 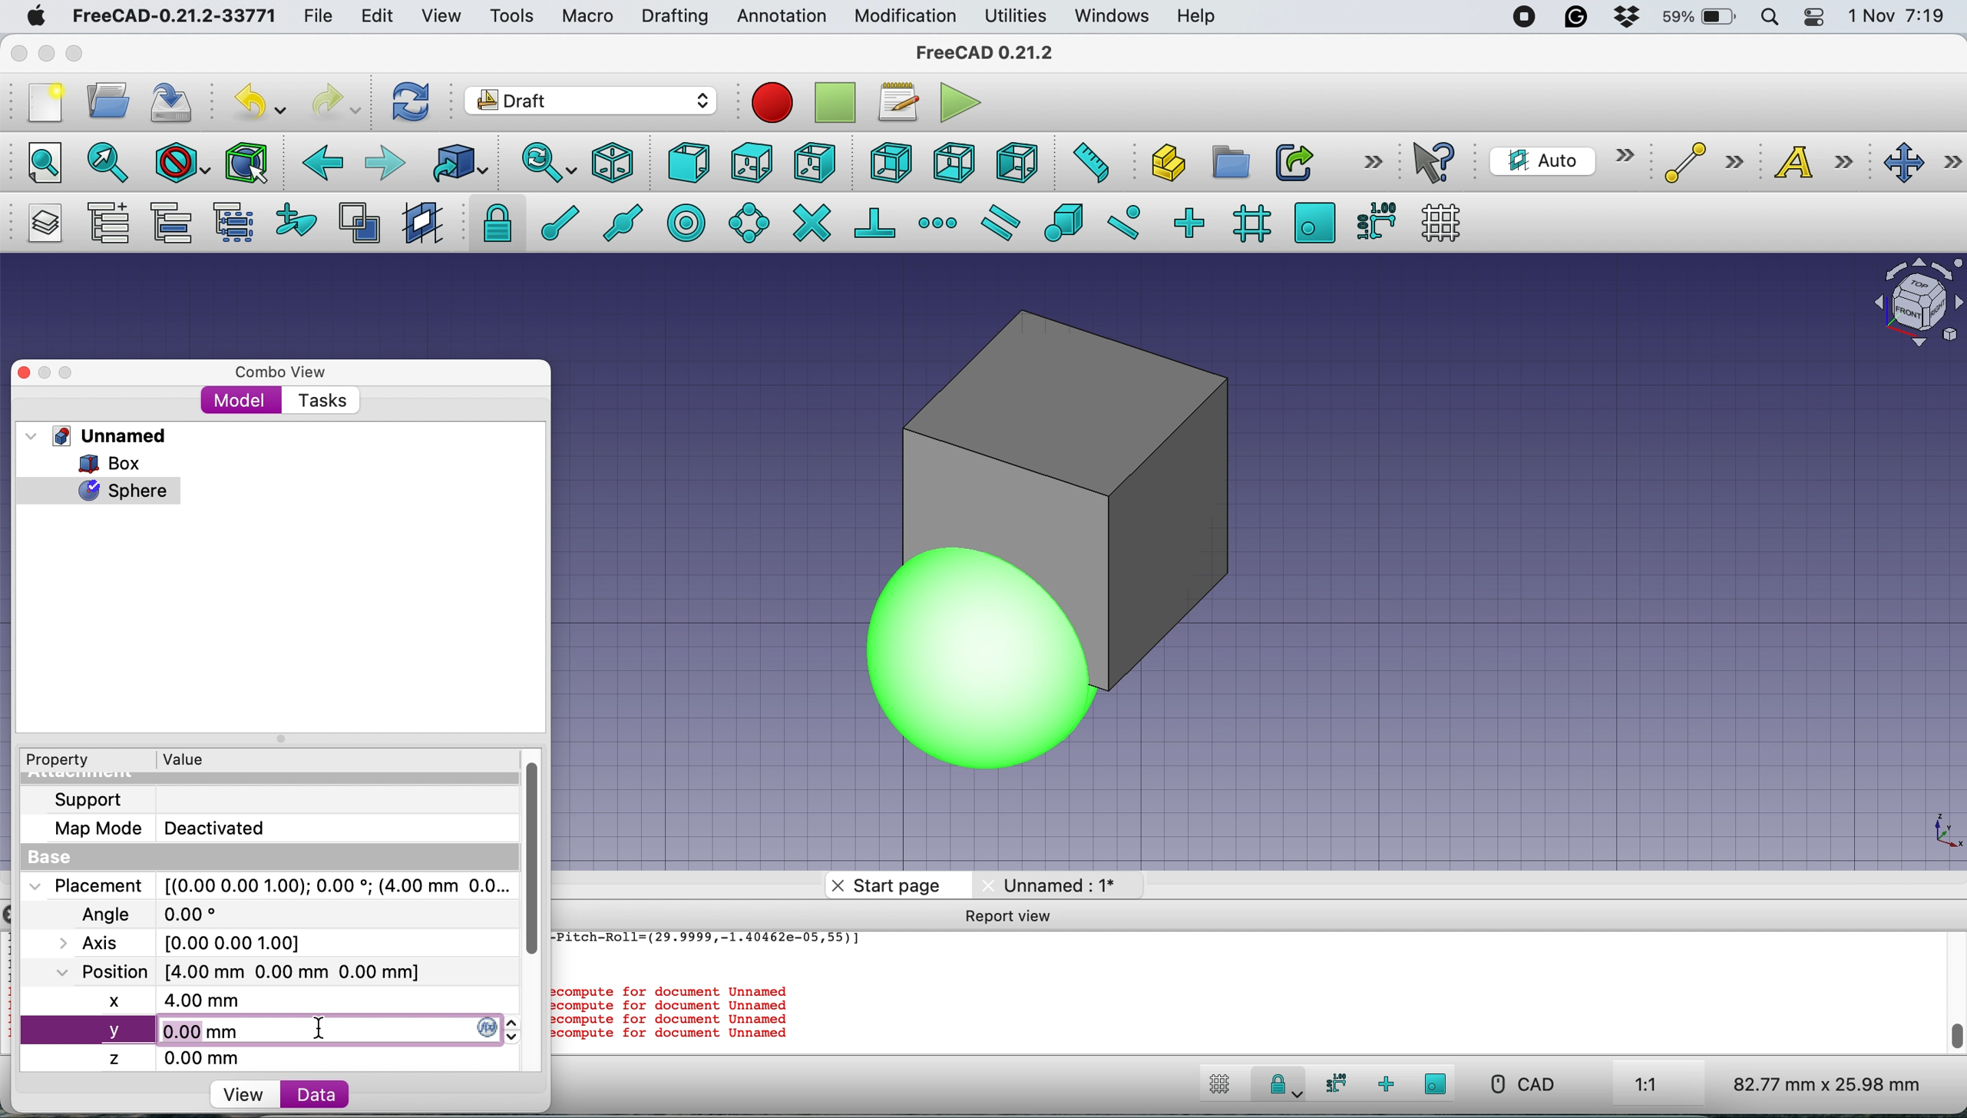 What do you see at coordinates (120, 463) in the screenshot?
I see `box` at bounding box center [120, 463].